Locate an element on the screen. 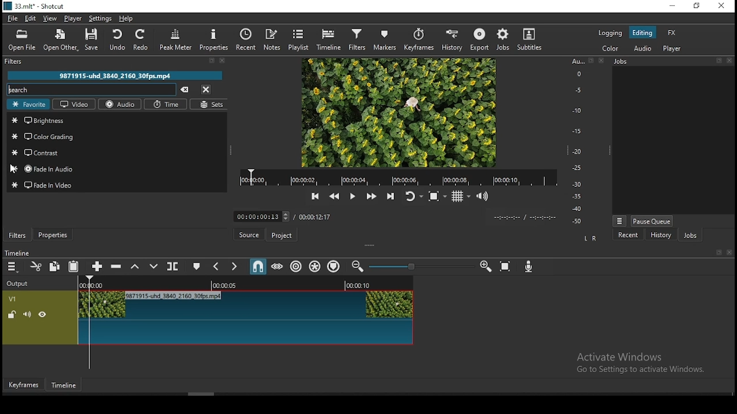 Image resolution: width=737 pixels, height=414 pixels. ripple delete is located at coordinates (117, 266).